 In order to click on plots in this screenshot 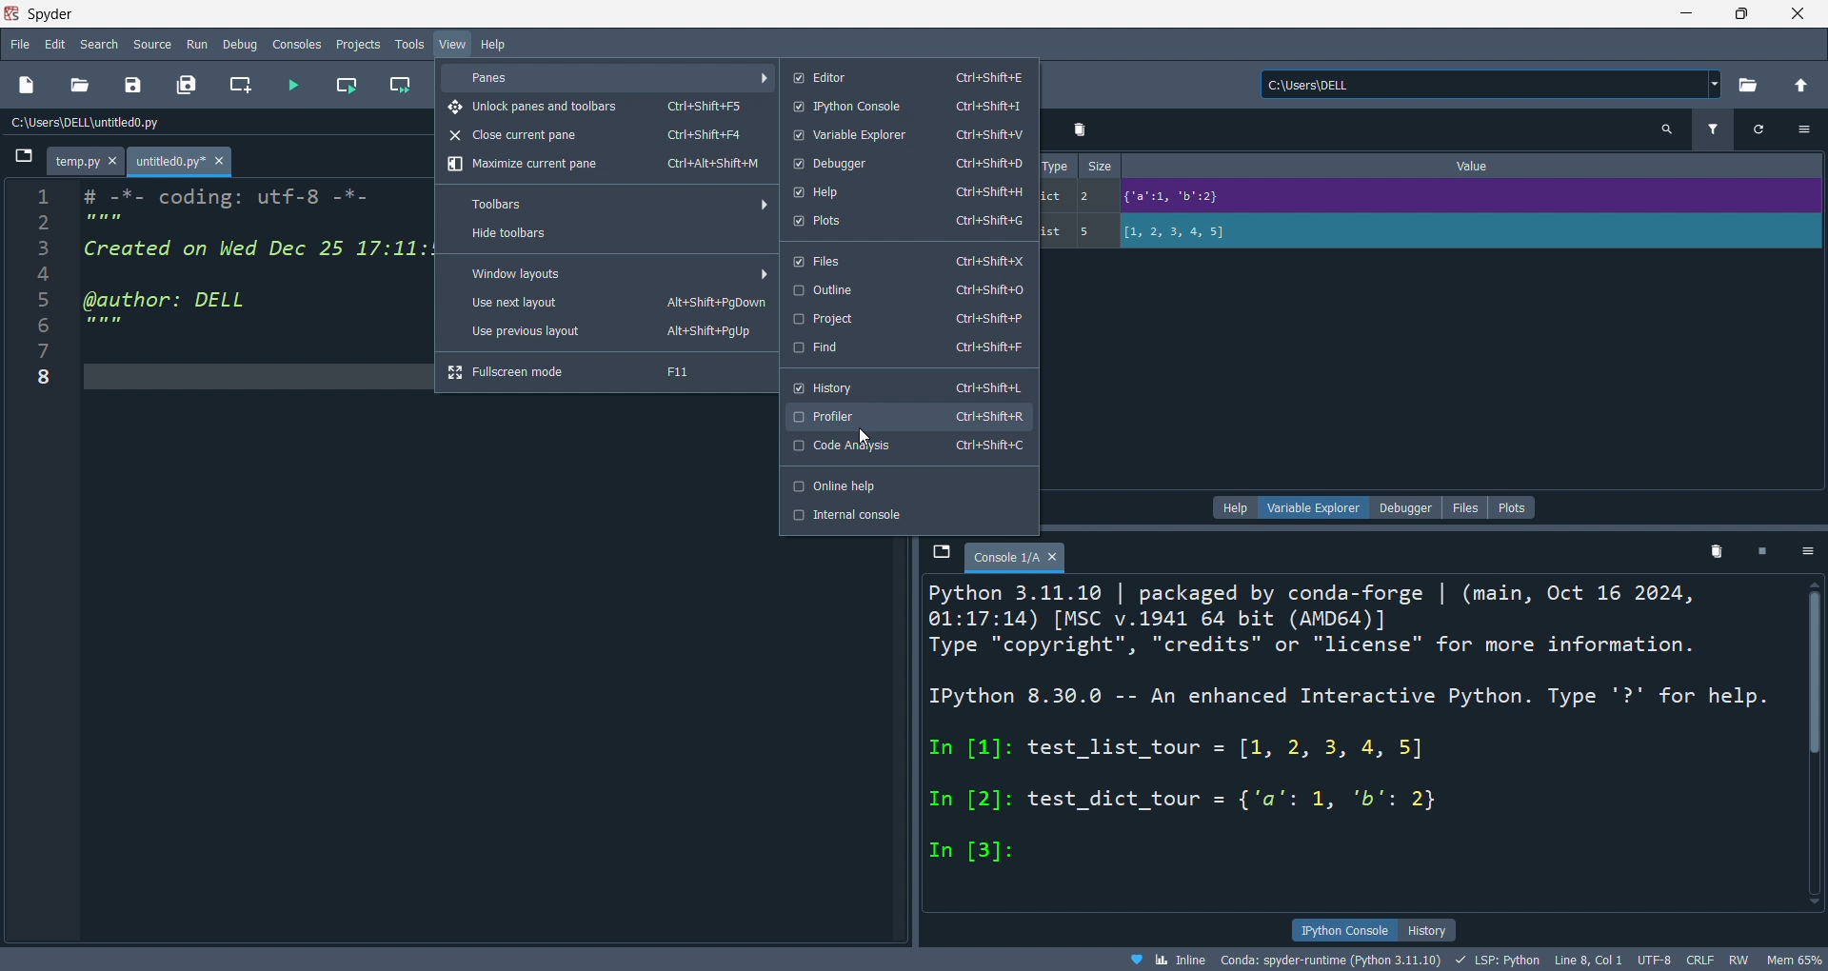, I will do `click(1511, 507)`.